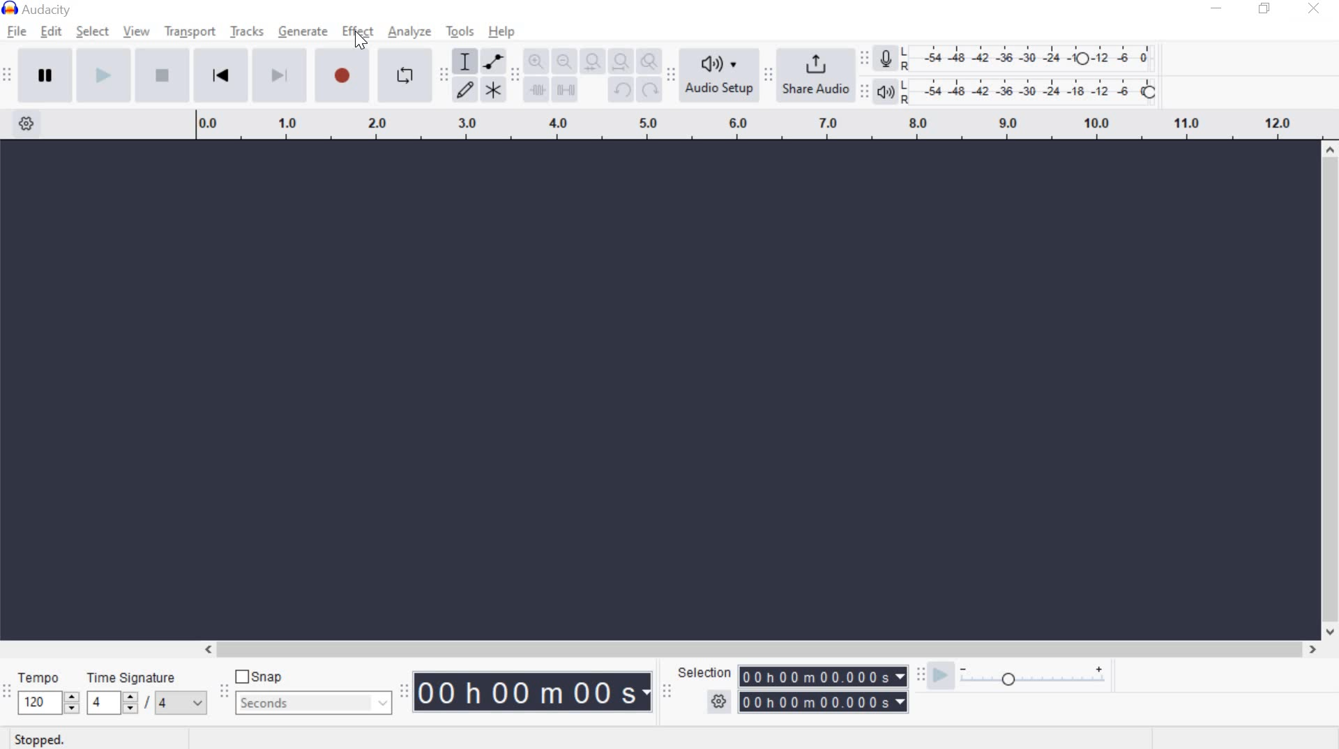  What do you see at coordinates (494, 59) in the screenshot?
I see `Envelope tool` at bounding box center [494, 59].